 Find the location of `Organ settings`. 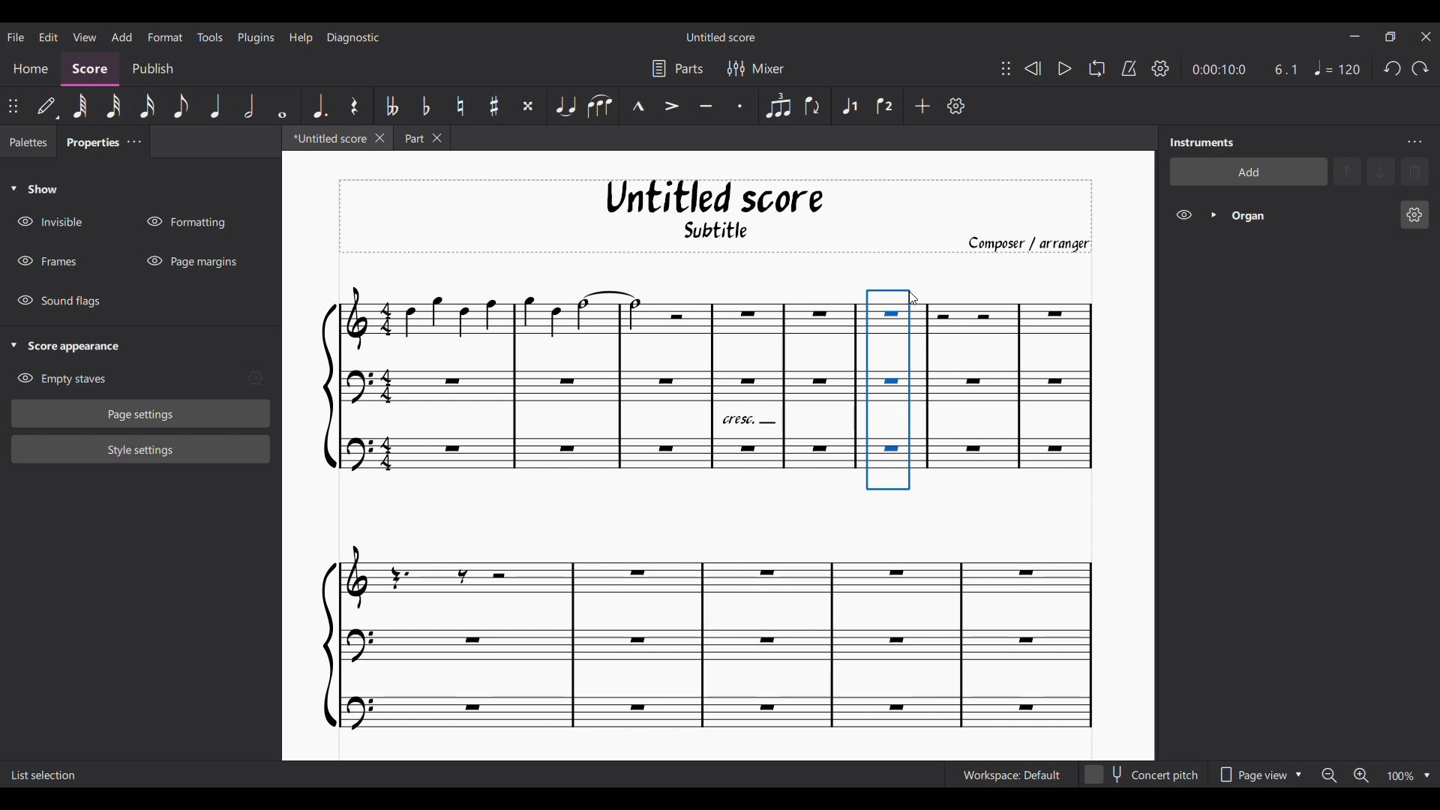

Organ settings is located at coordinates (1414, 214).